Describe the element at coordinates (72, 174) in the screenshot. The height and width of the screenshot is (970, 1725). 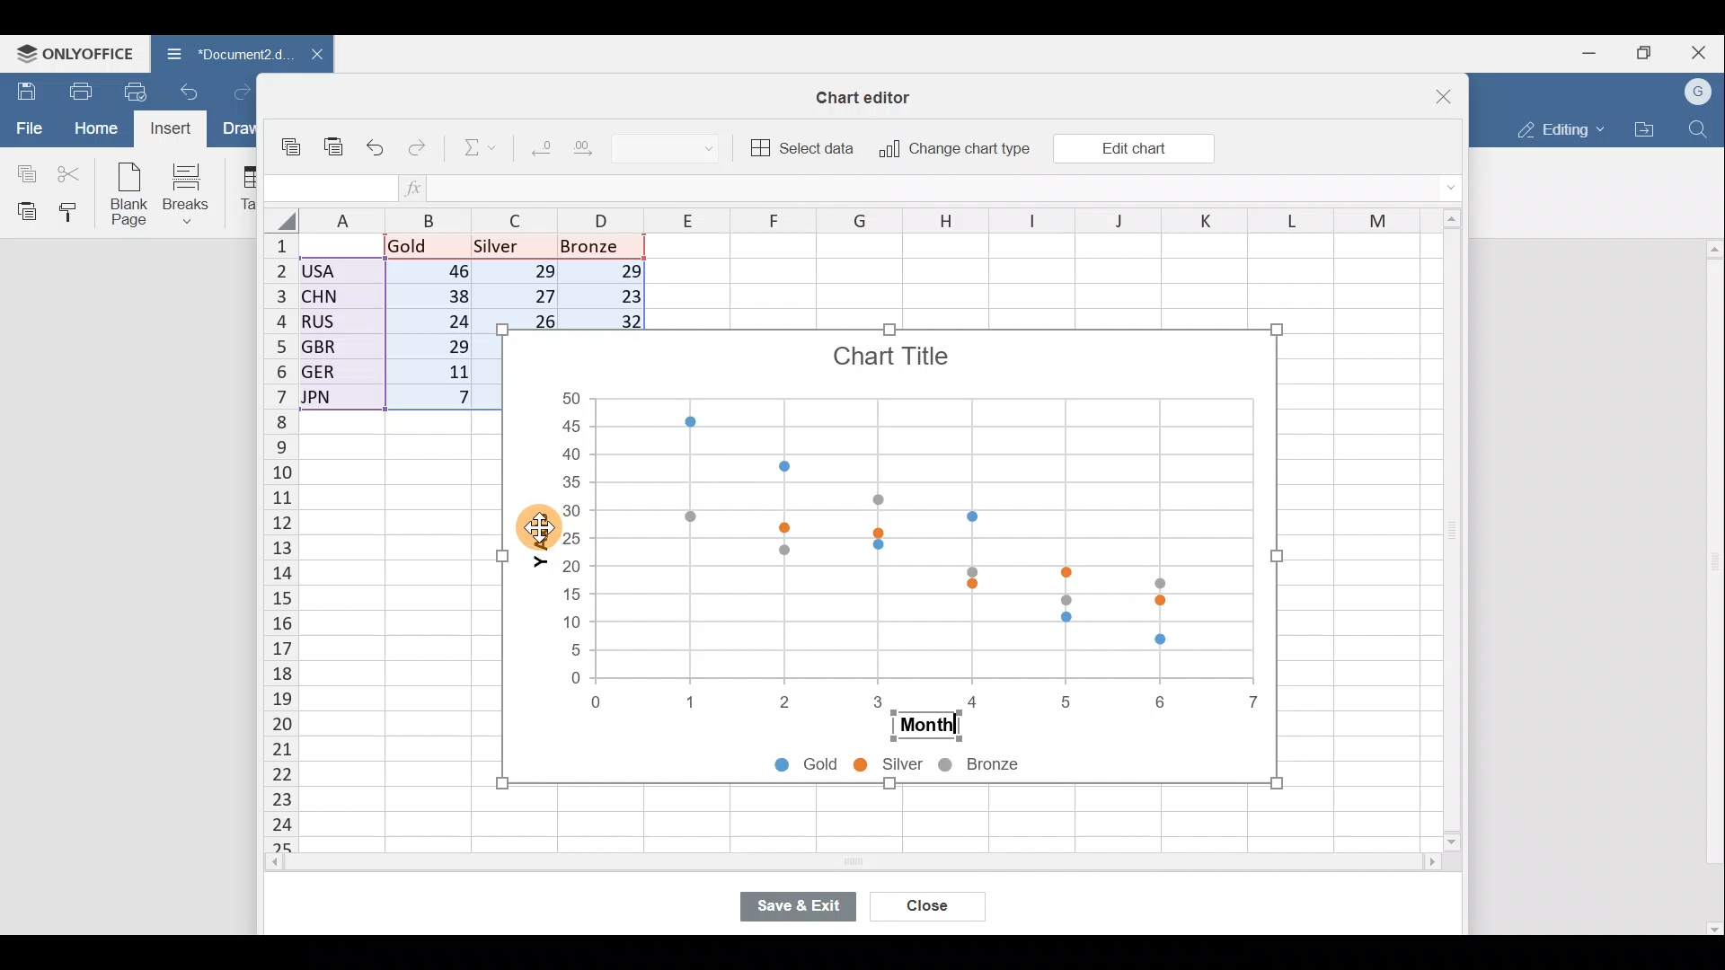
I see `Cut` at that location.